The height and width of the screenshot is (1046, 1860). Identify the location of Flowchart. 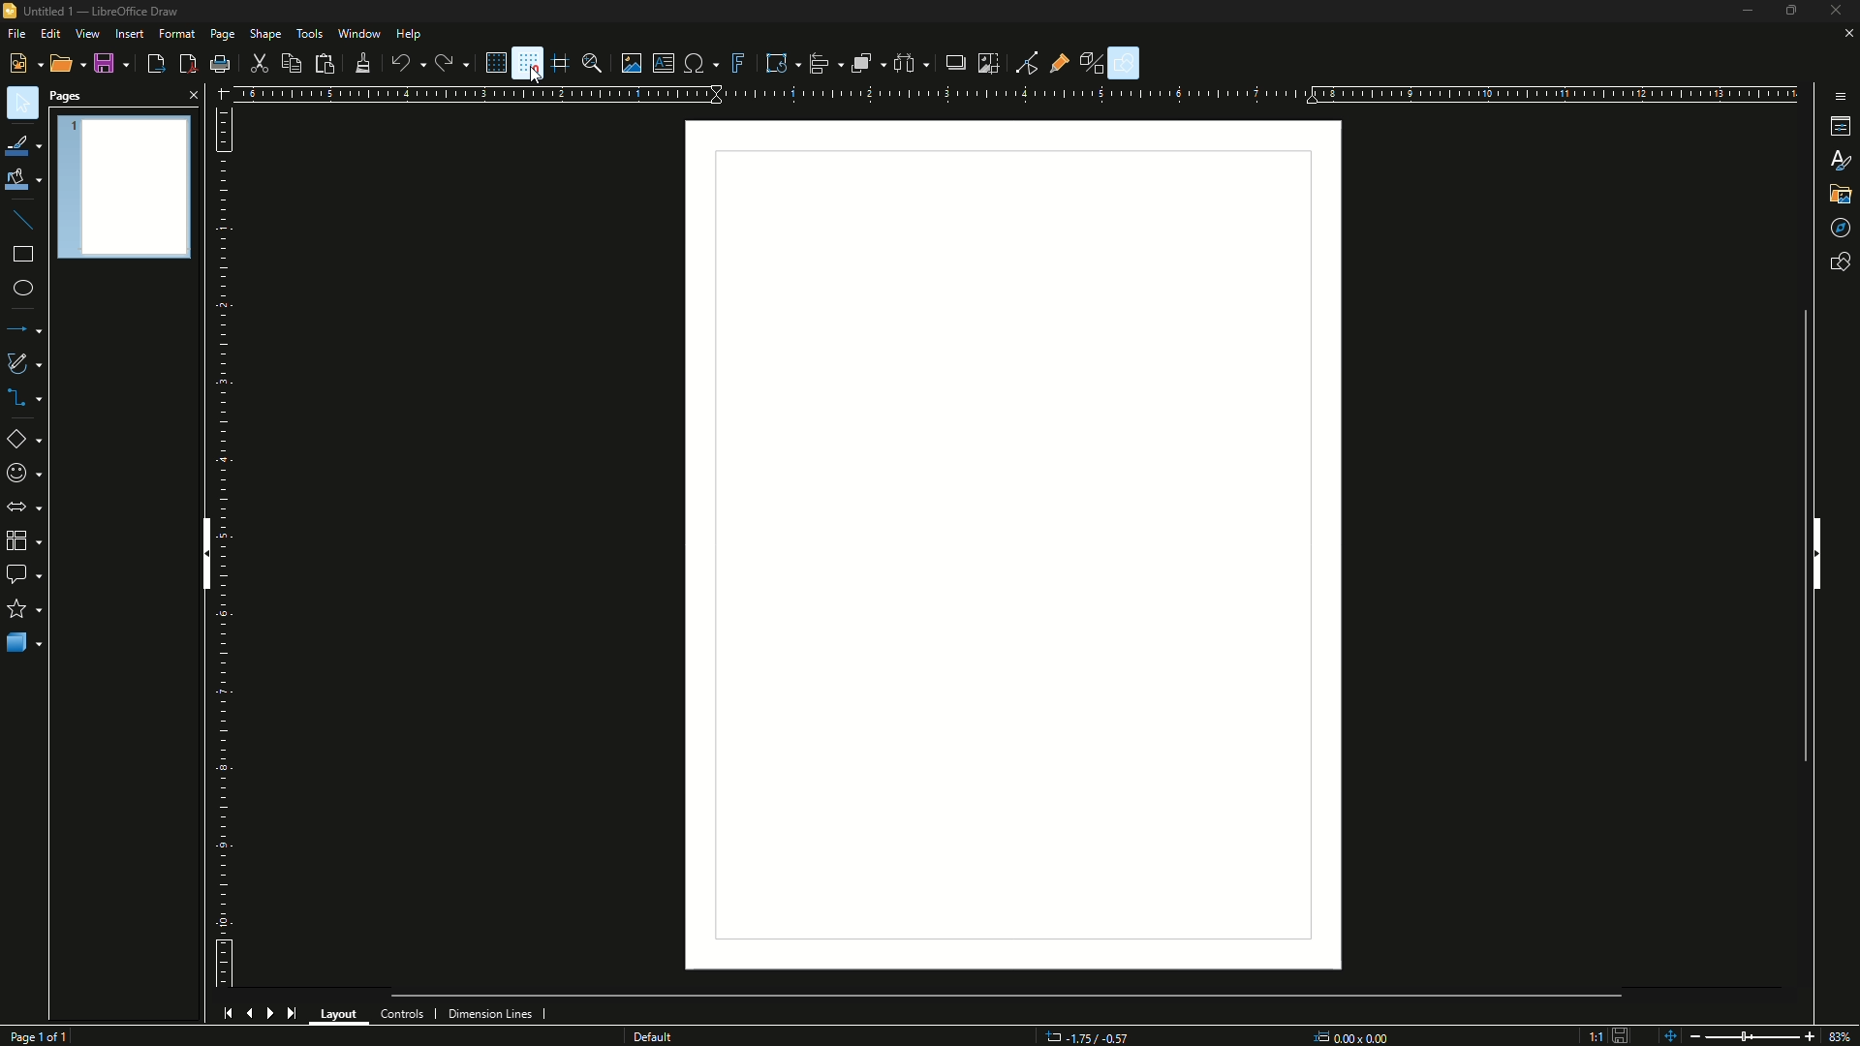
(30, 543).